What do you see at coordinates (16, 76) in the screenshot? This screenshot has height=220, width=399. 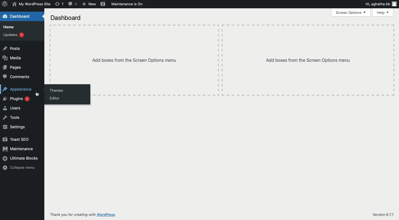 I see `Comments` at bounding box center [16, 76].